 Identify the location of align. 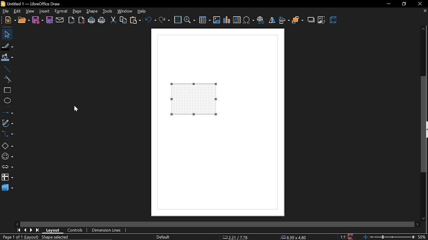
(284, 21).